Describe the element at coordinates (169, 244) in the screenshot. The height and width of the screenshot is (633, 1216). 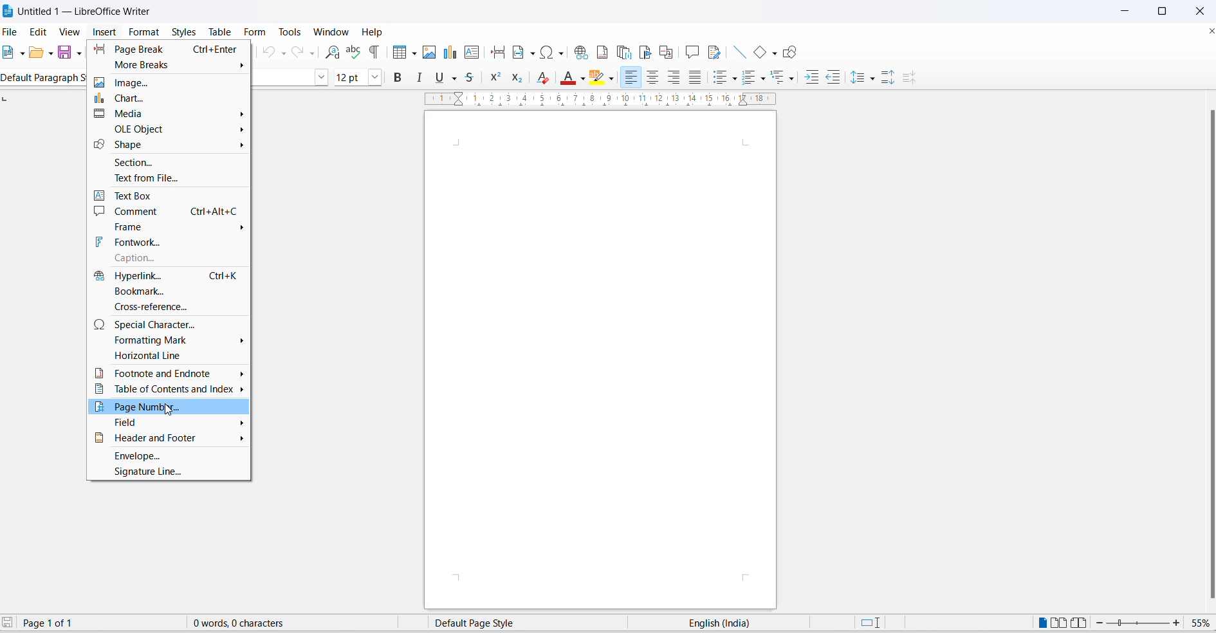
I see `fontwork` at that location.